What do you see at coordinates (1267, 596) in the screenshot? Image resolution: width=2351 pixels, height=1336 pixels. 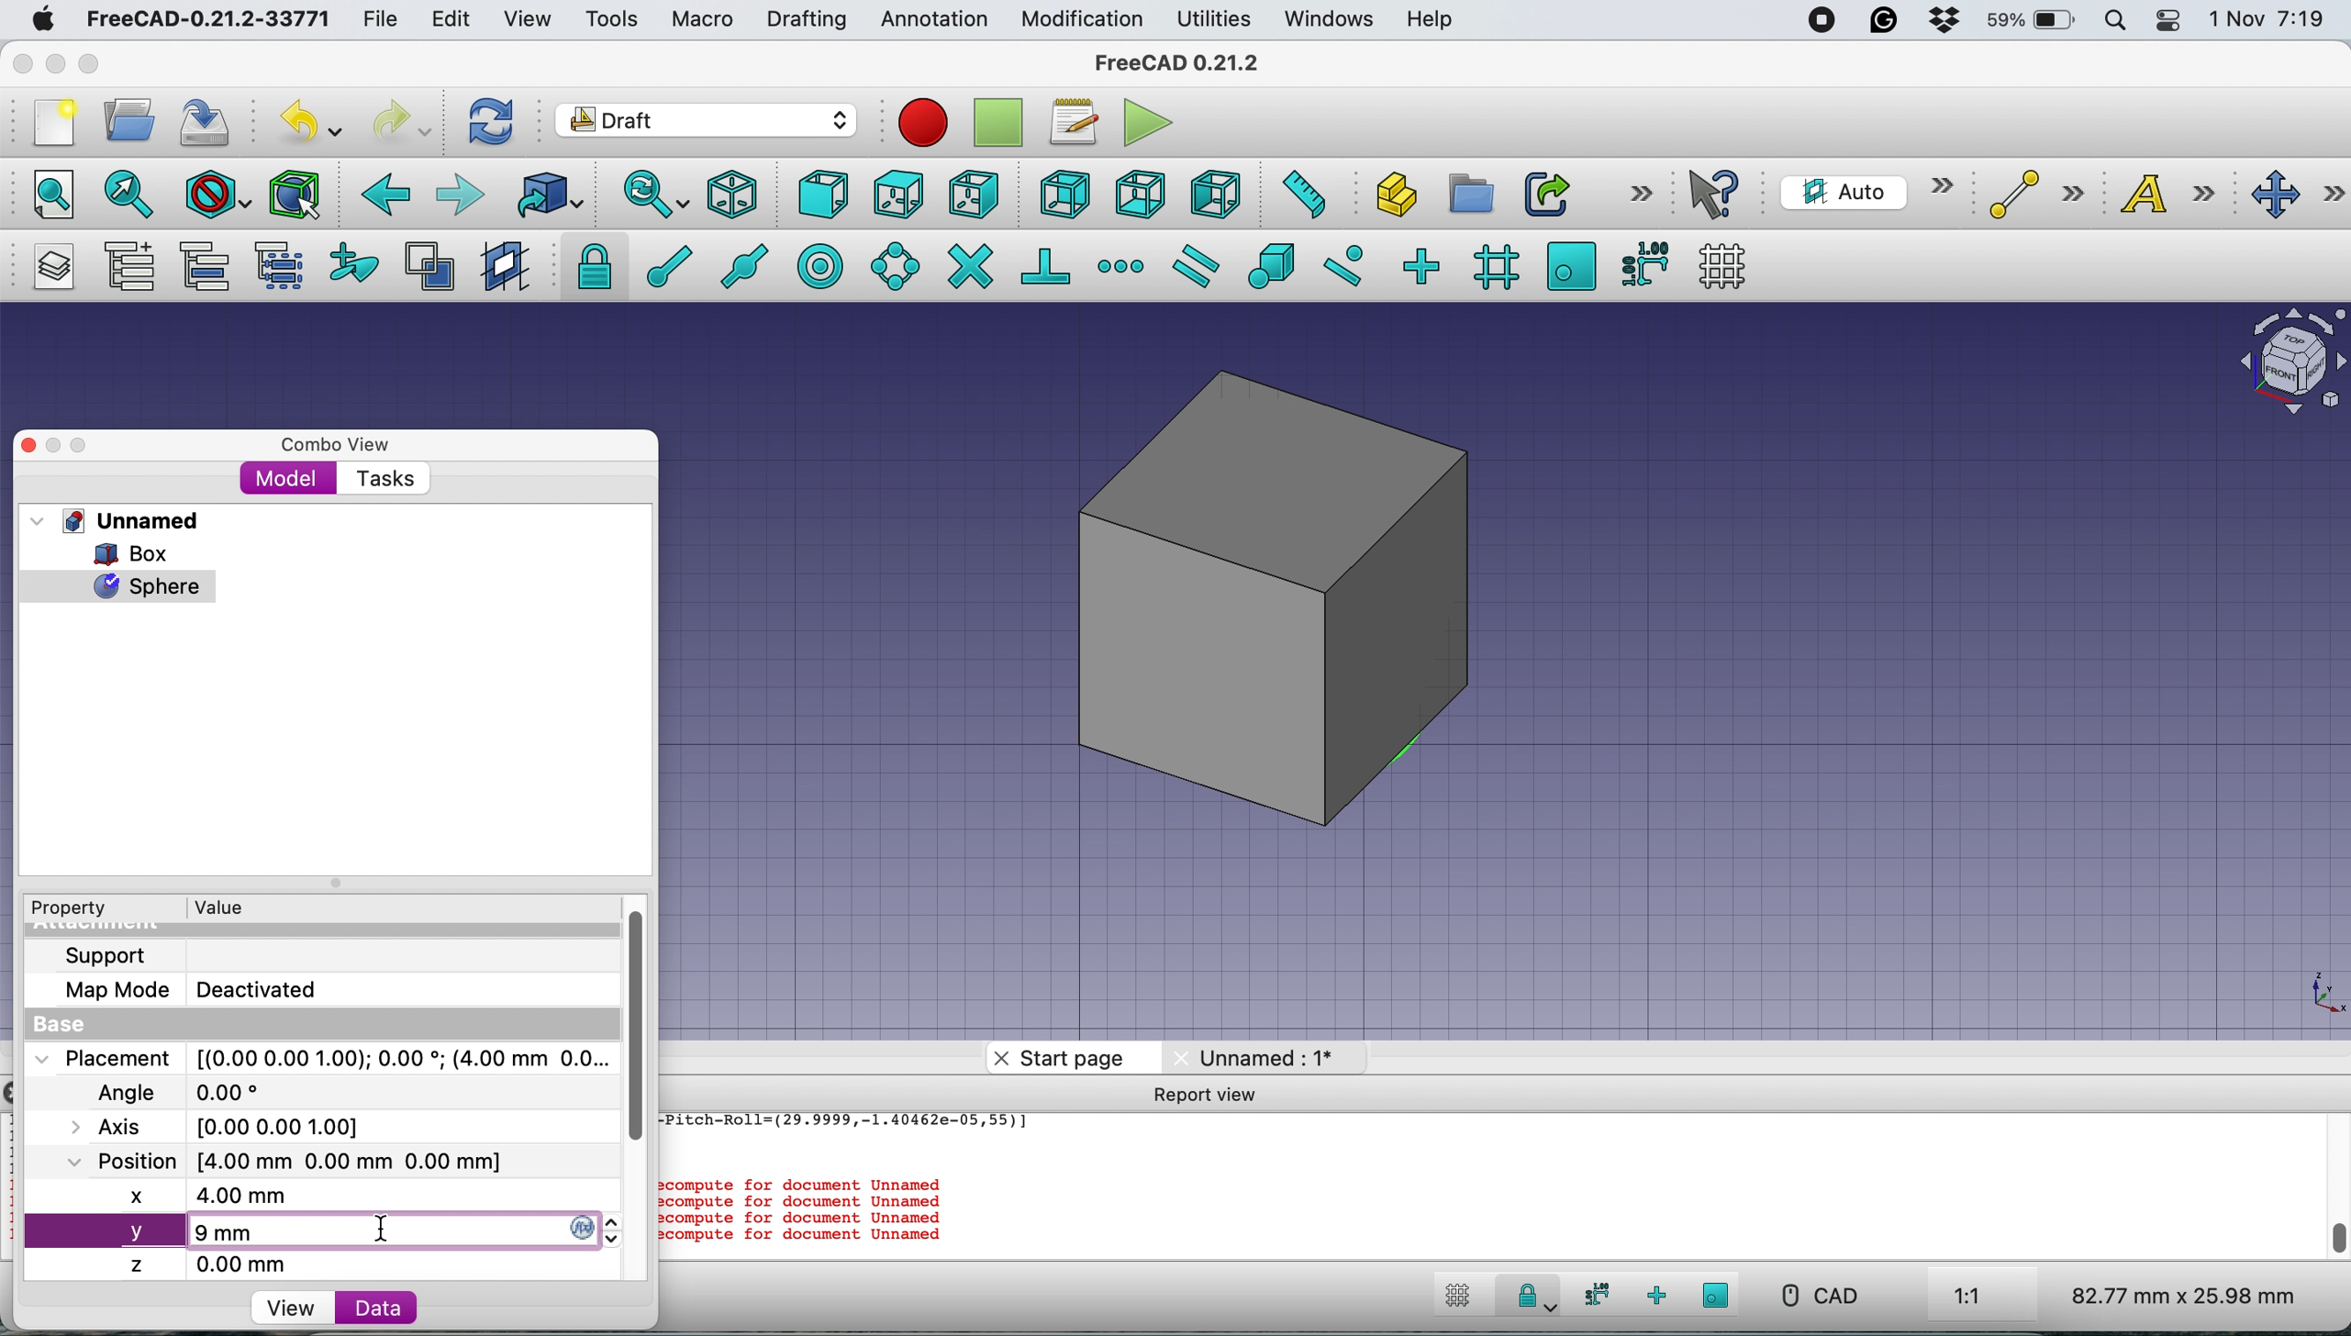 I see `box` at bounding box center [1267, 596].